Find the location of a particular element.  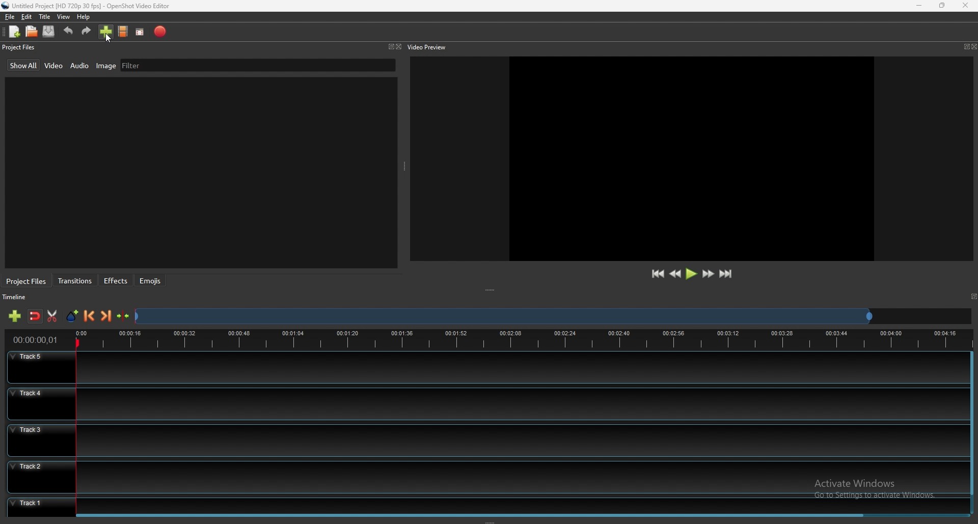

save project is located at coordinates (49, 31).